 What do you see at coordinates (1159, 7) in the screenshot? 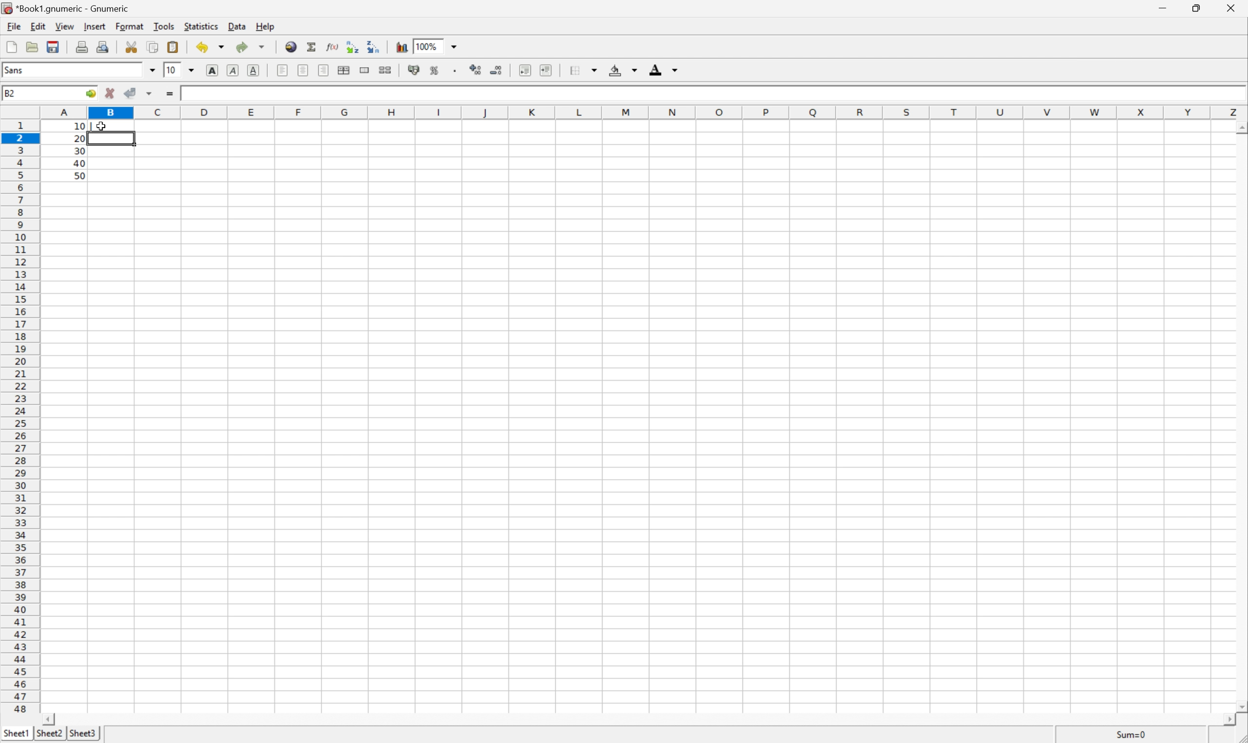
I see `Minimize` at bounding box center [1159, 7].